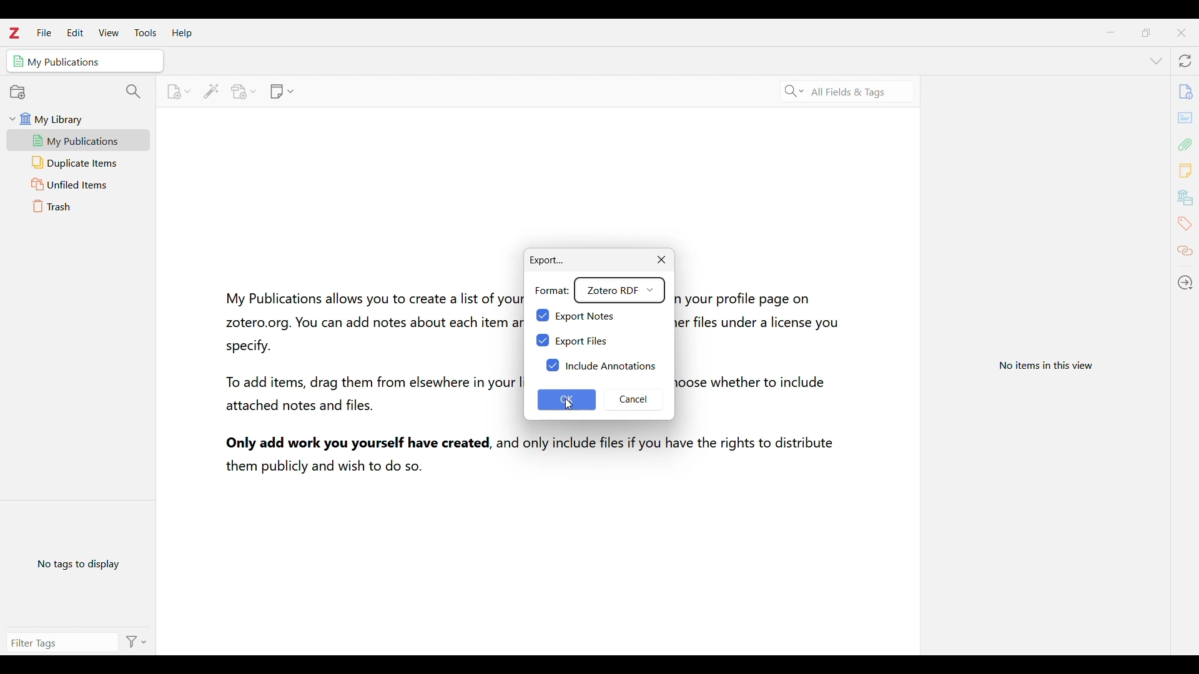  Describe the element at coordinates (210, 91) in the screenshot. I see `Add item/s by Identifier` at that location.